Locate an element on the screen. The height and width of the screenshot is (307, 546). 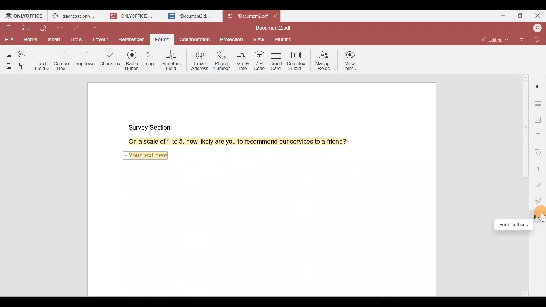
Survey Section: is located at coordinates (152, 127).